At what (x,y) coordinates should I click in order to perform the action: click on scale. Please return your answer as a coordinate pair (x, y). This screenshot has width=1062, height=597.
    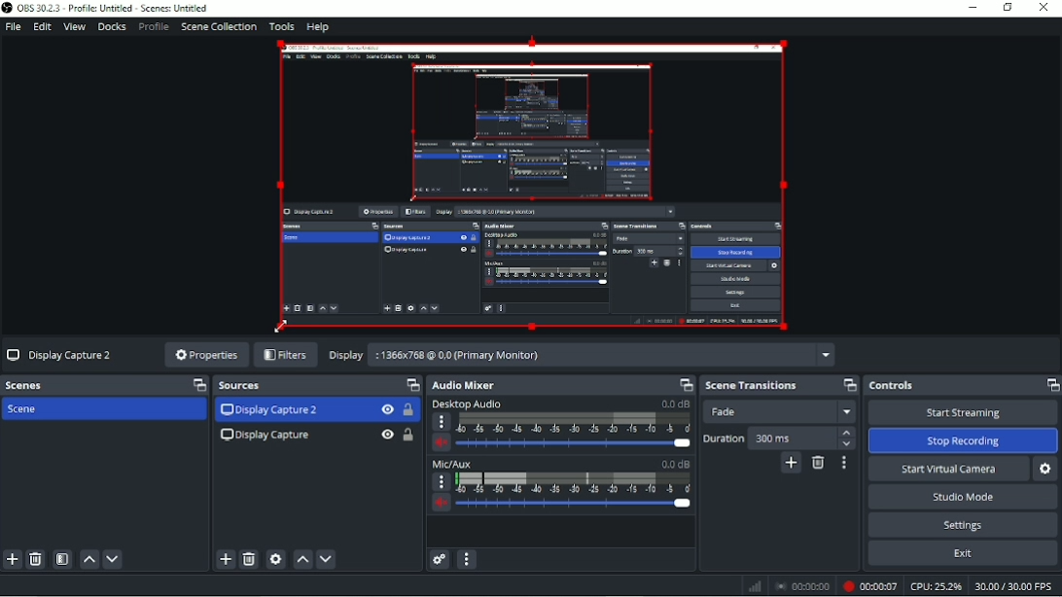
    Looking at the image, I should click on (573, 484).